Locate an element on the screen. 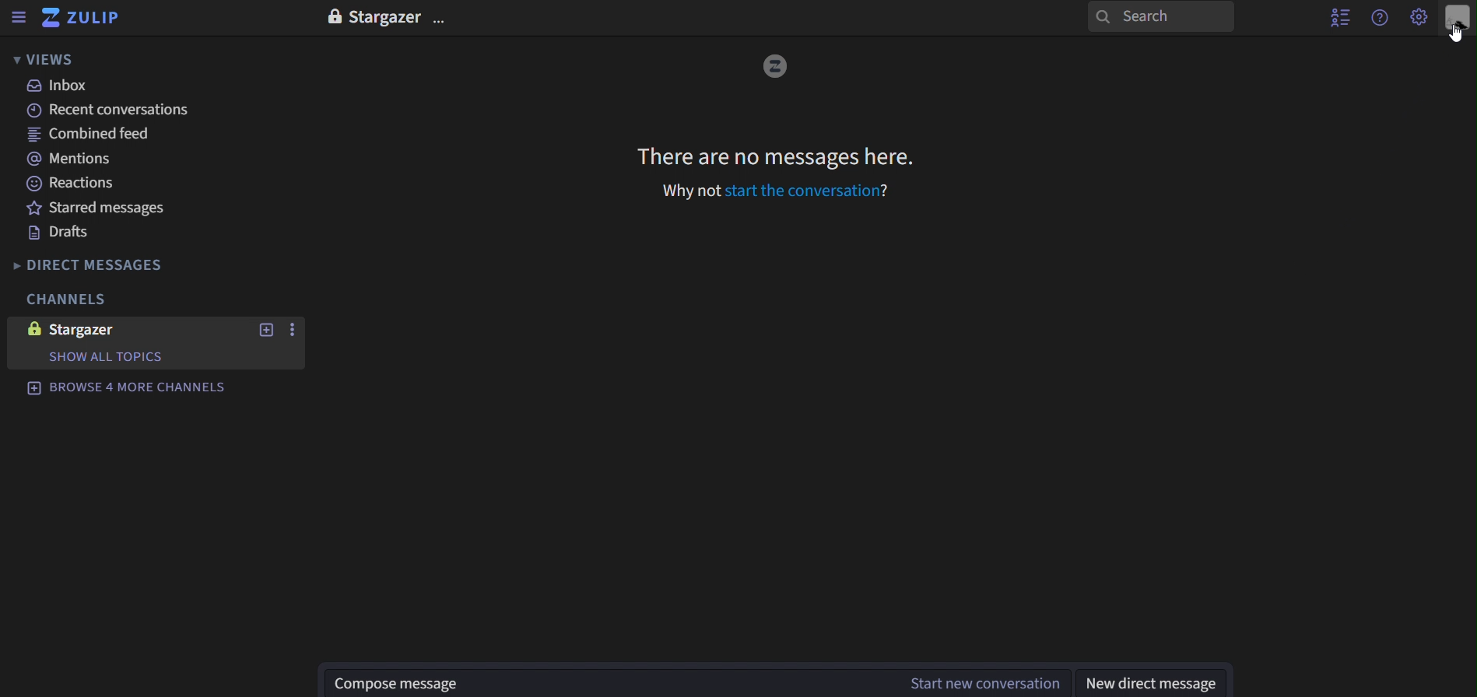  recent canversations is located at coordinates (113, 110).